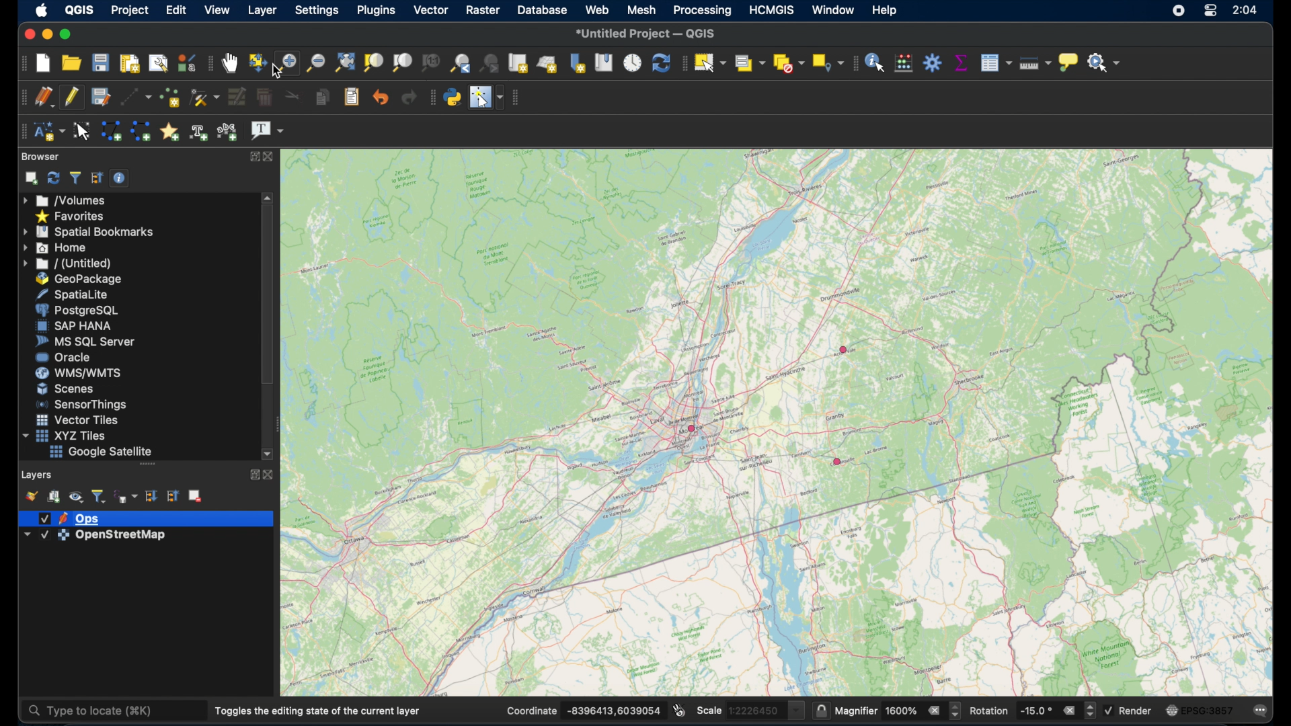  What do you see at coordinates (884, 11) in the screenshot?
I see `help` at bounding box center [884, 11].